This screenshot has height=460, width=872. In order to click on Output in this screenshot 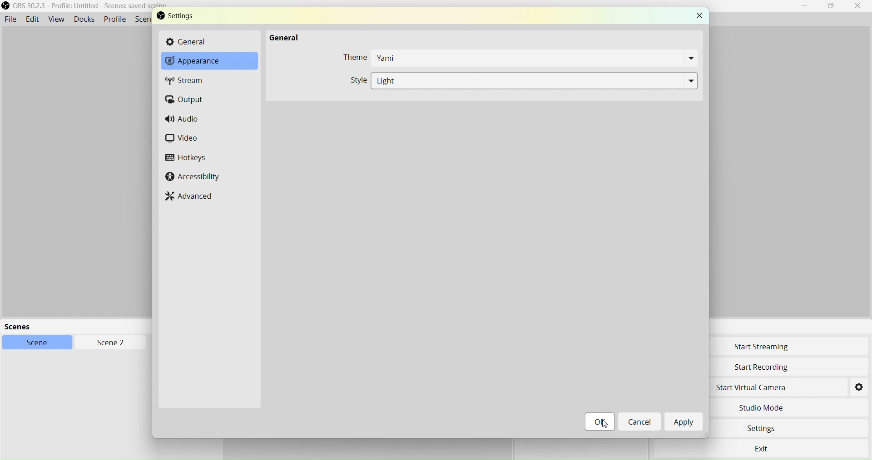, I will do `click(189, 99)`.